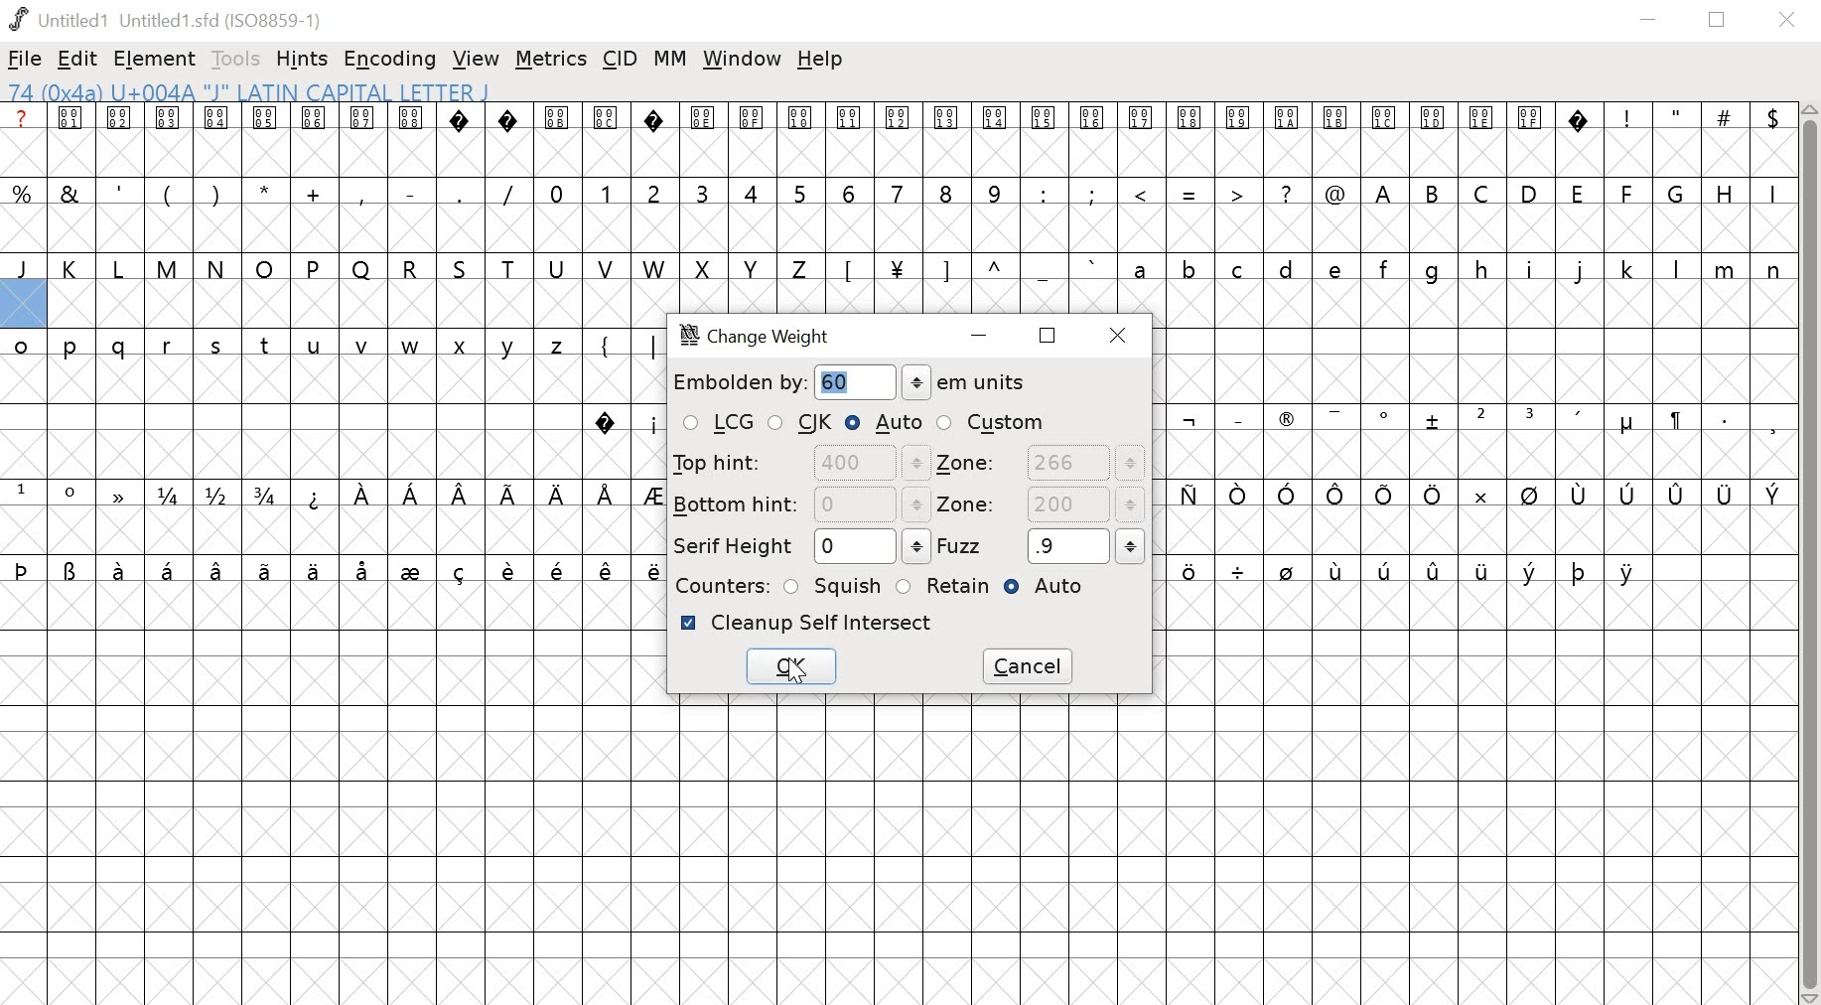 The image size is (1821, 1005). What do you see at coordinates (1480, 421) in the screenshot?
I see `symbols` at bounding box center [1480, 421].